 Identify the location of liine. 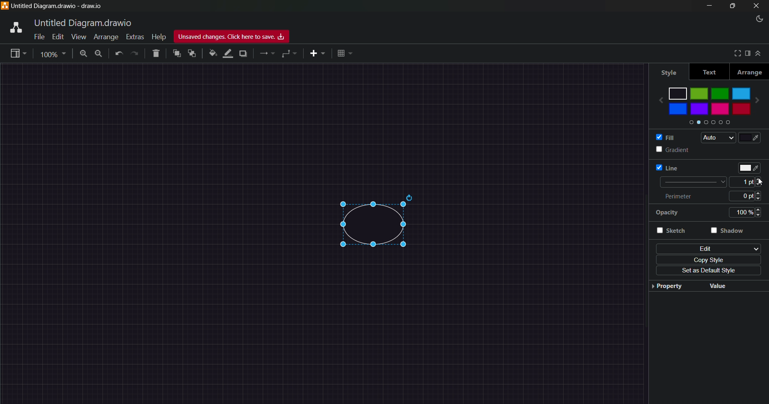
(668, 168).